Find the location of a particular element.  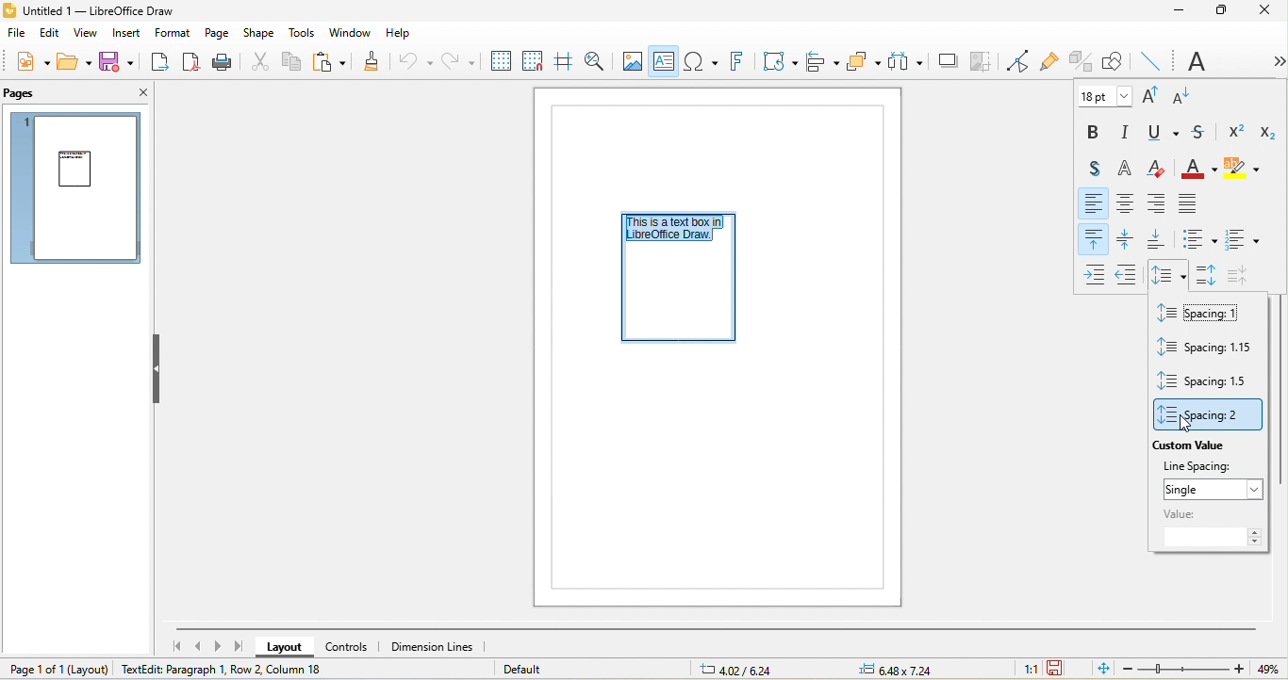

display to grids is located at coordinates (499, 61).